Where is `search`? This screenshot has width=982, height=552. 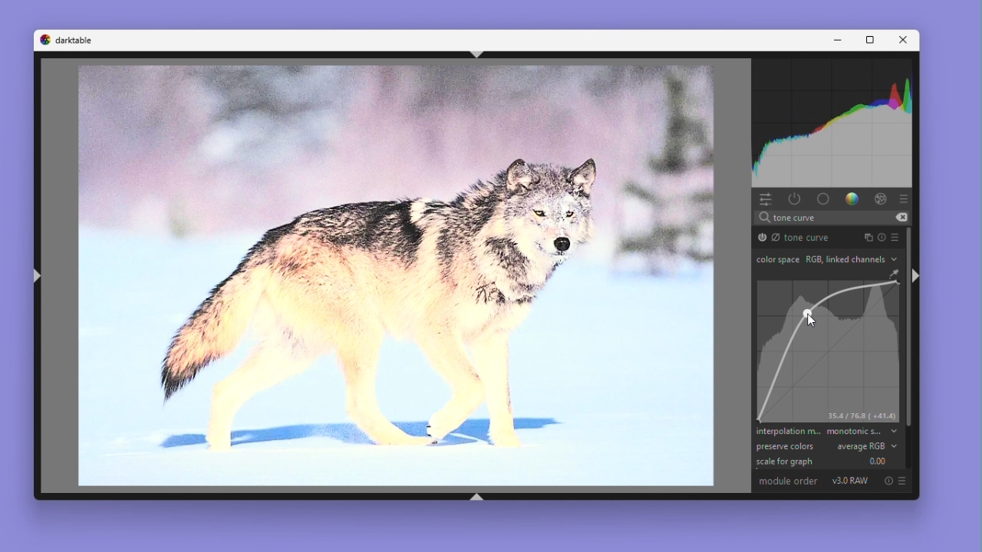 search is located at coordinates (763, 218).